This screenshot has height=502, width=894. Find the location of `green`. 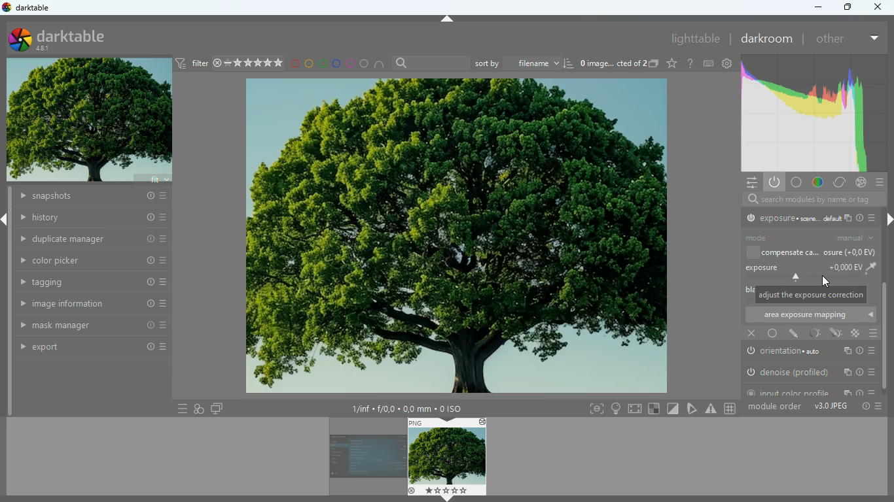

green is located at coordinates (323, 65).